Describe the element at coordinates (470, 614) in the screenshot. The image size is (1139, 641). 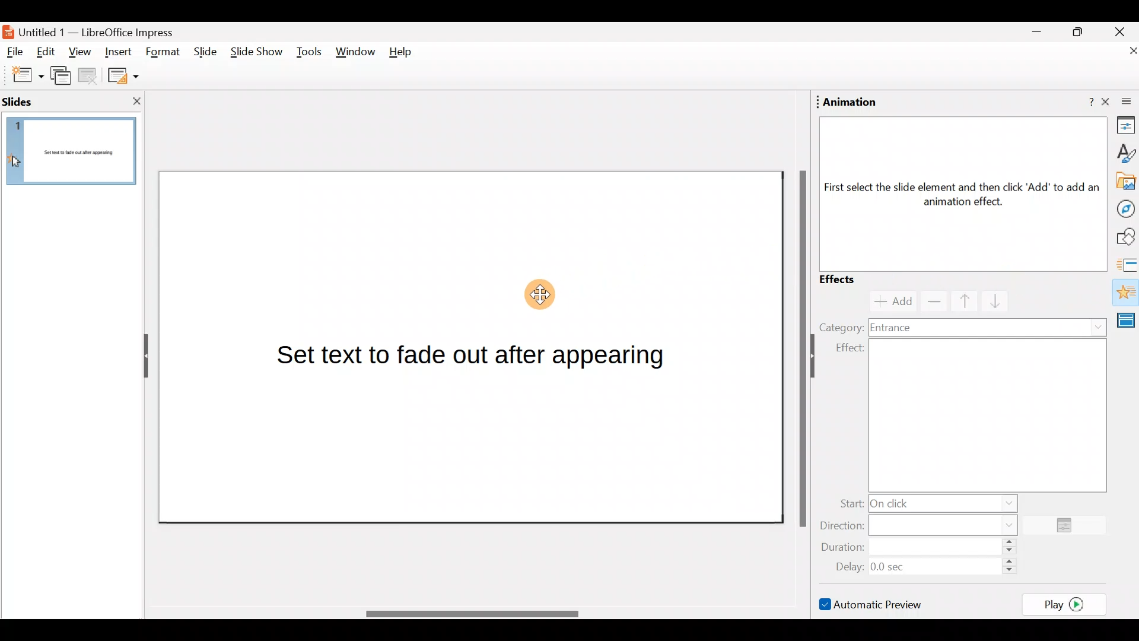
I see `Scroll bar` at that location.